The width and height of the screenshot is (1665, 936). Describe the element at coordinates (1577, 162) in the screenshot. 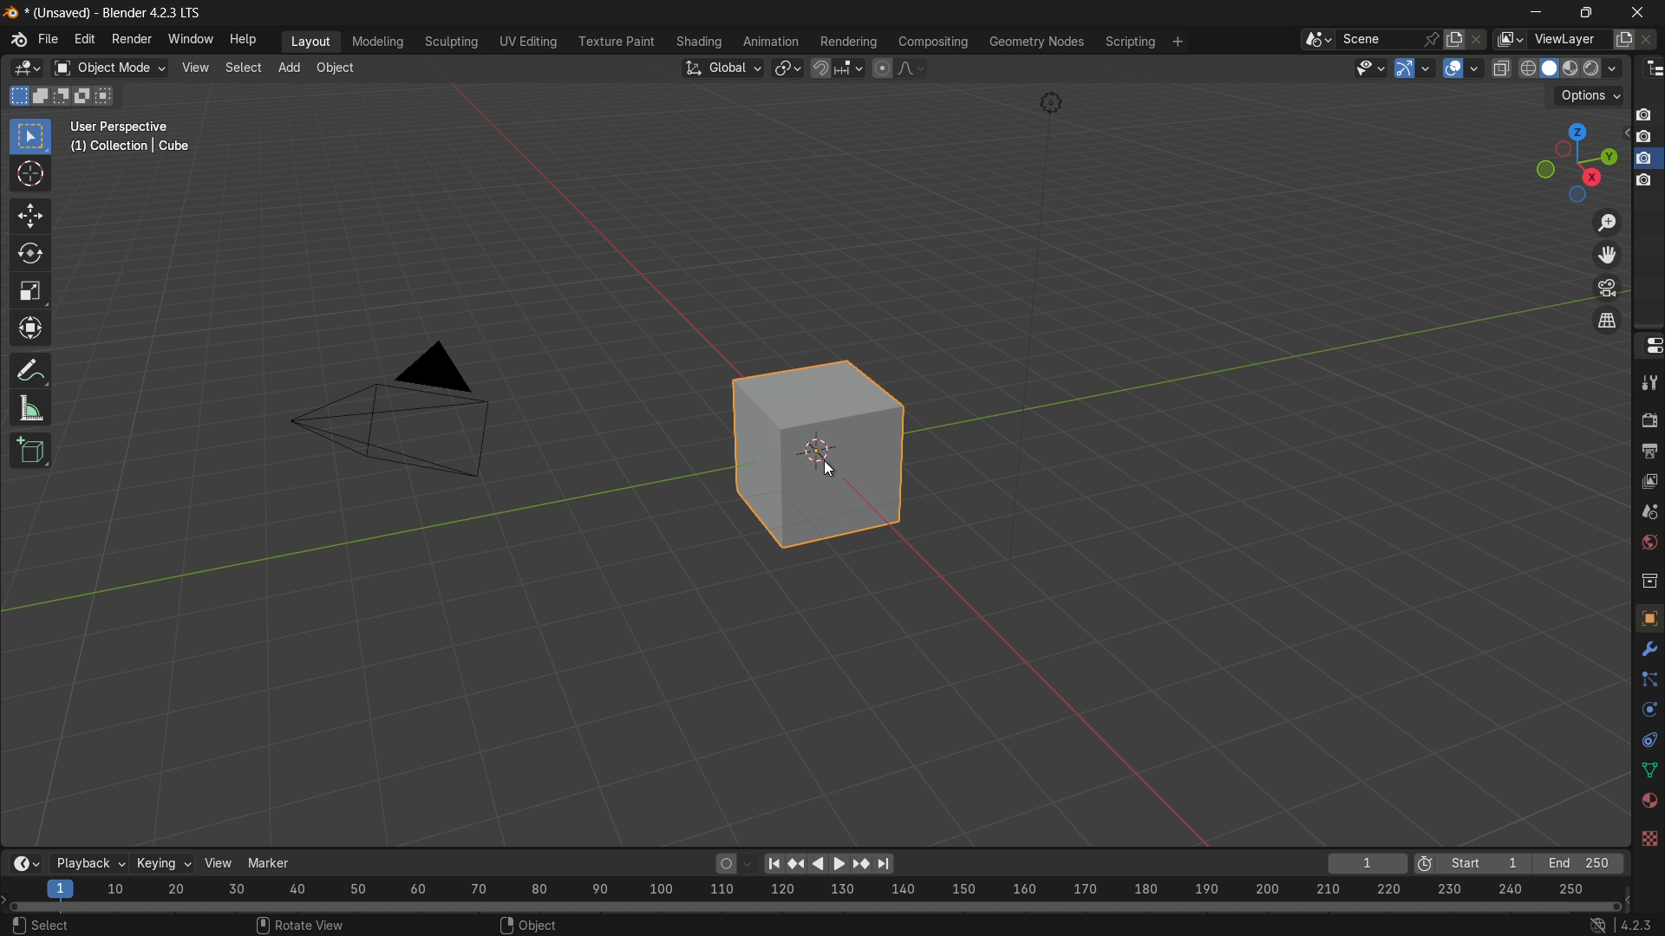

I see `preset viewpoint` at that location.